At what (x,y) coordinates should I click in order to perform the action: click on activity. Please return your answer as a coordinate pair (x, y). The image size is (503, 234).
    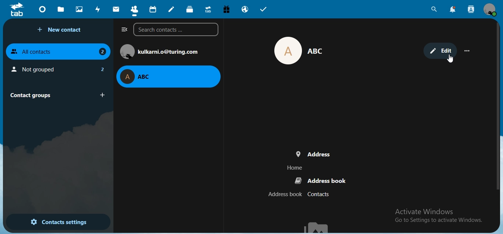
    Looking at the image, I should click on (98, 9).